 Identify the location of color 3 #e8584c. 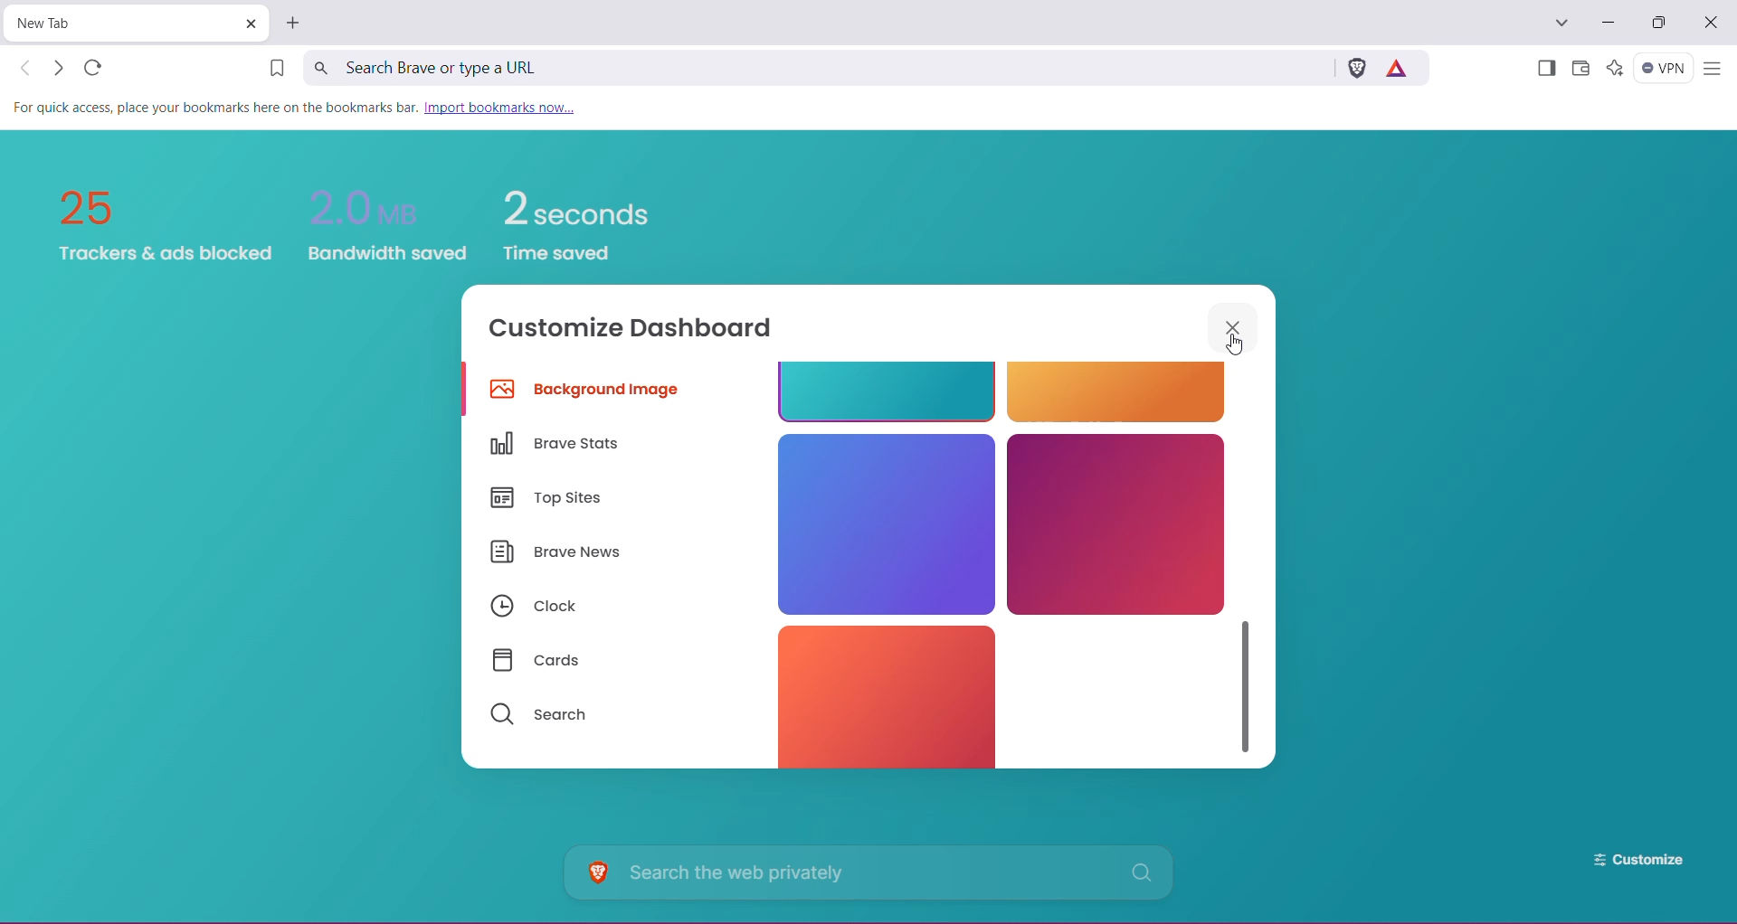
(880, 695).